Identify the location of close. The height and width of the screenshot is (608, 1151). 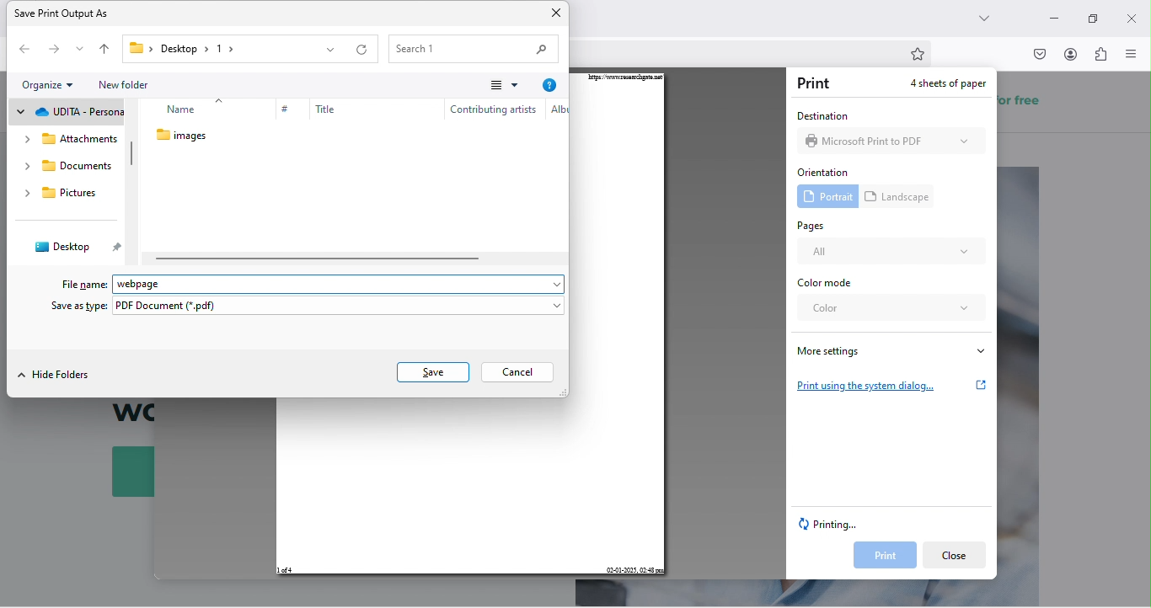
(1132, 14).